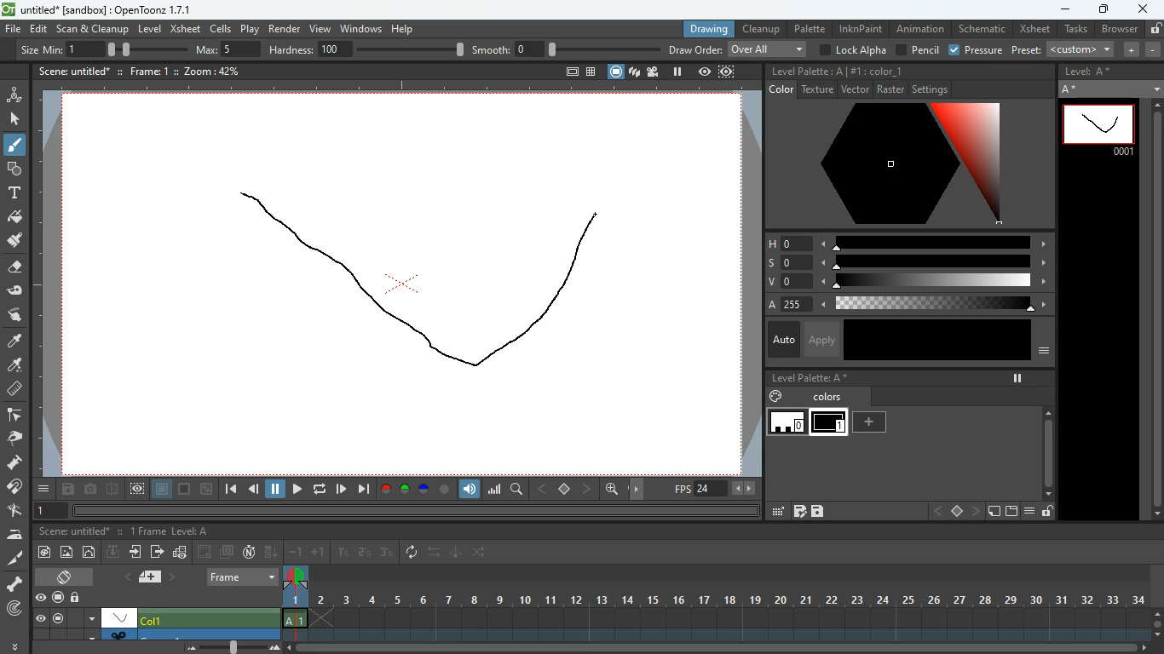 The image size is (1164, 654). What do you see at coordinates (15, 291) in the screenshot?
I see `glue` at bounding box center [15, 291].